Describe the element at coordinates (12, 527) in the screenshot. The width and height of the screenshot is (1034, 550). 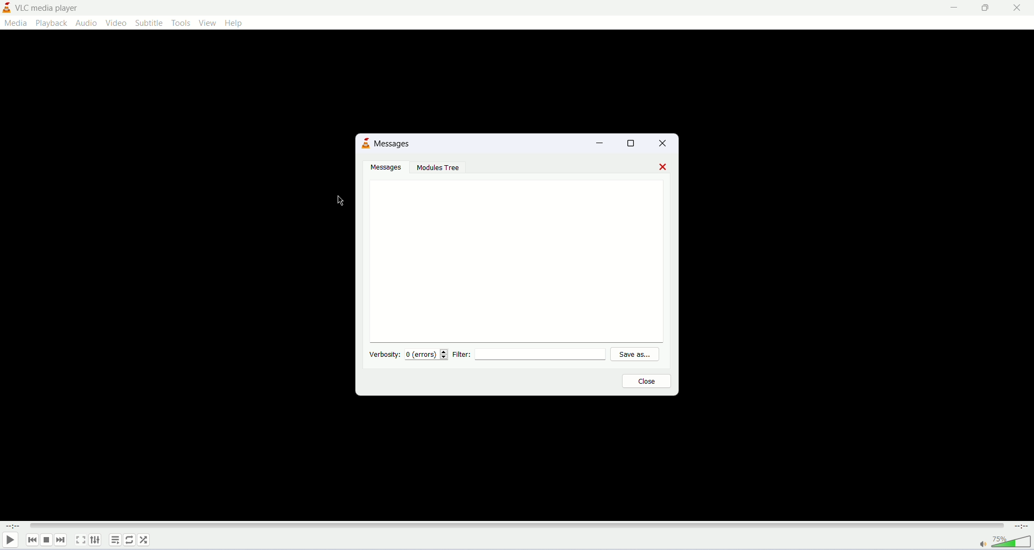
I see `played time` at that location.